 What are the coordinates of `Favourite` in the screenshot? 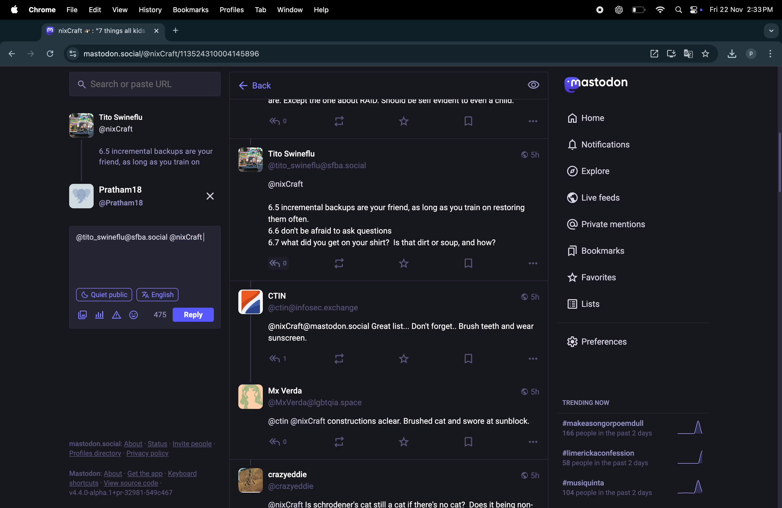 It's located at (401, 358).